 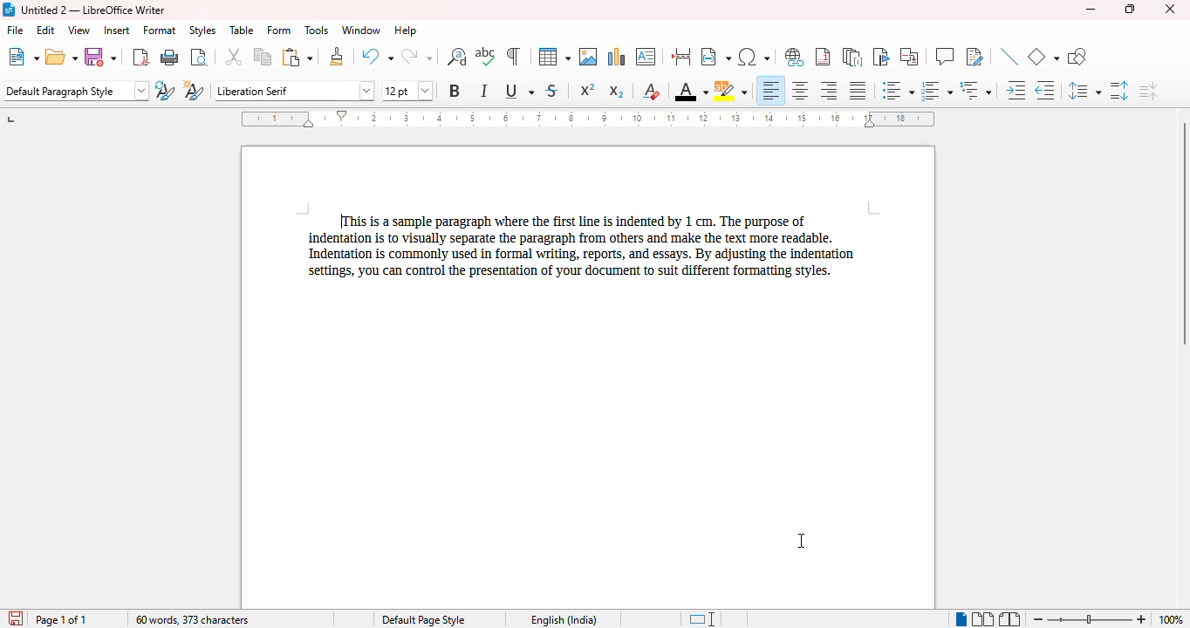 What do you see at coordinates (424, 619) in the screenshot?
I see `page style` at bounding box center [424, 619].